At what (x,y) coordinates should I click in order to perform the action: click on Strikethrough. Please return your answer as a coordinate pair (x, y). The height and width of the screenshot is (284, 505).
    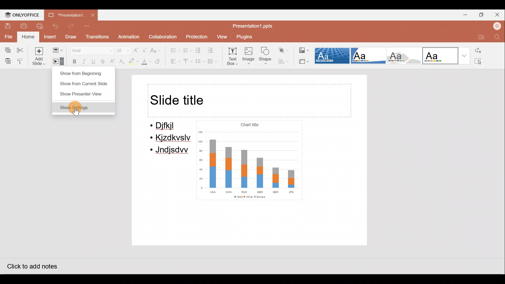
    Looking at the image, I should click on (102, 61).